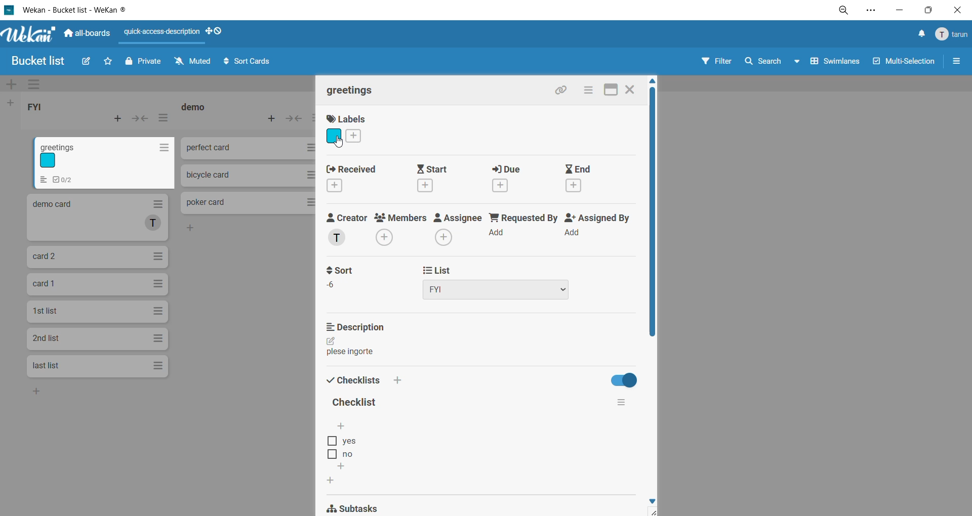 The image size is (972, 516). What do you see at coordinates (347, 278) in the screenshot?
I see `sort` at bounding box center [347, 278].